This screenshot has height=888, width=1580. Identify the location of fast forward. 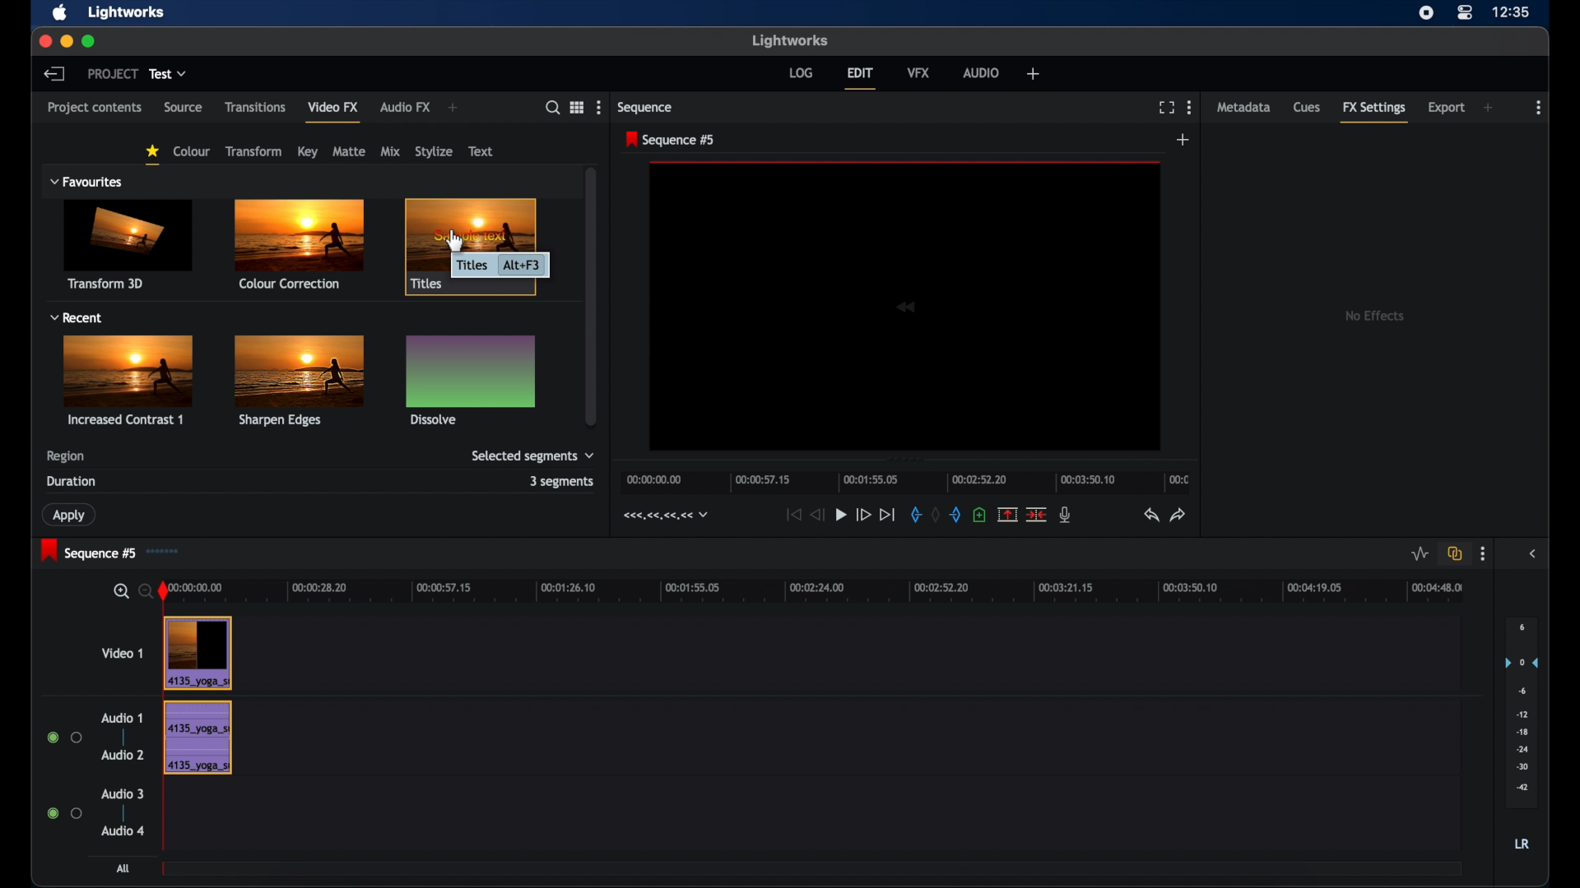
(863, 514).